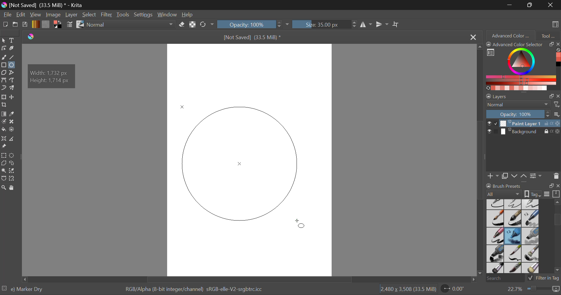  What do you see at coordinates (13, 40) in the screenshot?
I see `Text` at bounding box center [13, 40].